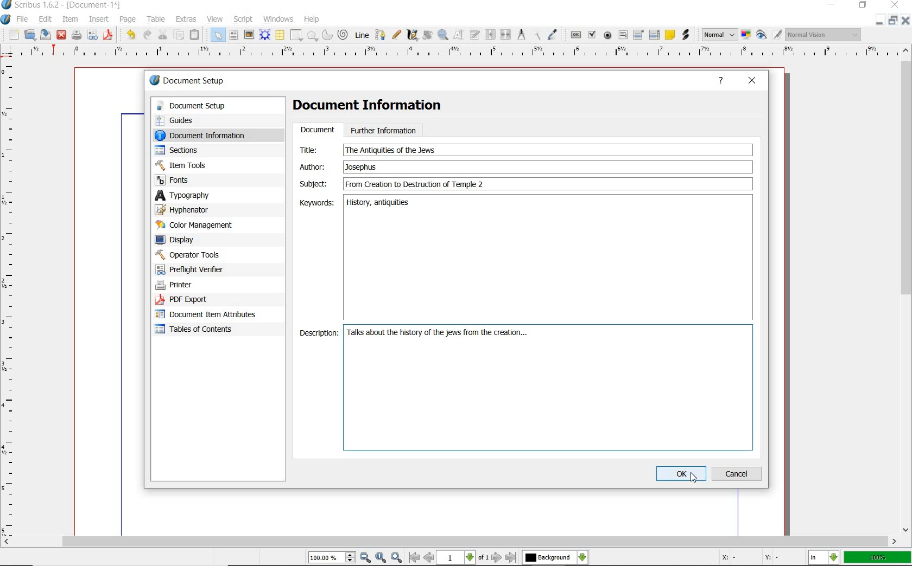 The height and width of the screenshot is (566, 912). I want to click on select image preview mode, so click(719, 35).